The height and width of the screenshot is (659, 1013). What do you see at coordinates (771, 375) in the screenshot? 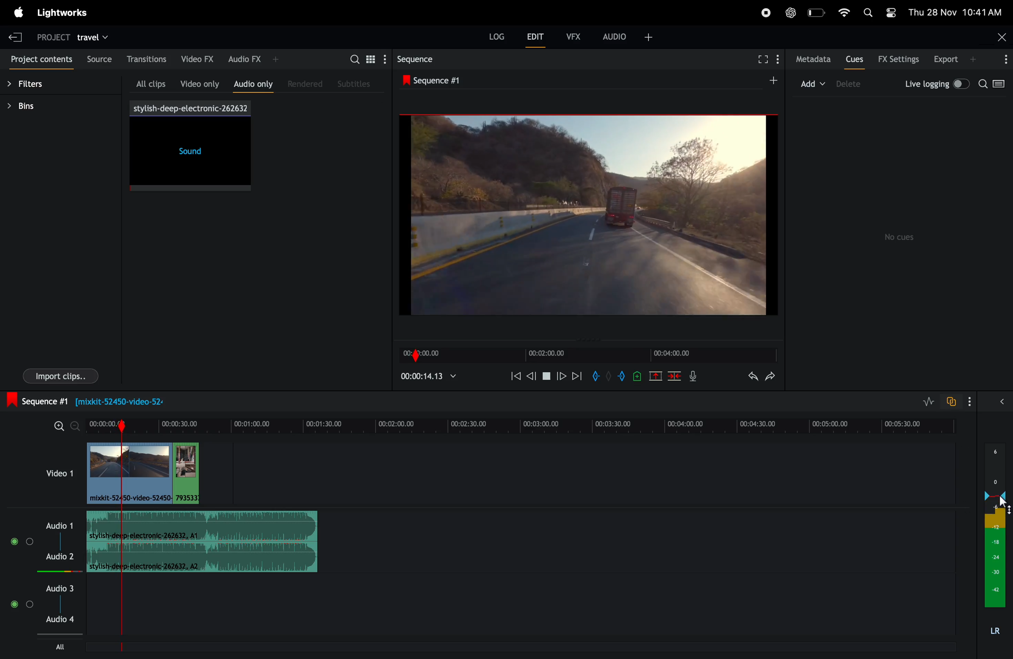
I see `redo` at bounding box center [771, 375].